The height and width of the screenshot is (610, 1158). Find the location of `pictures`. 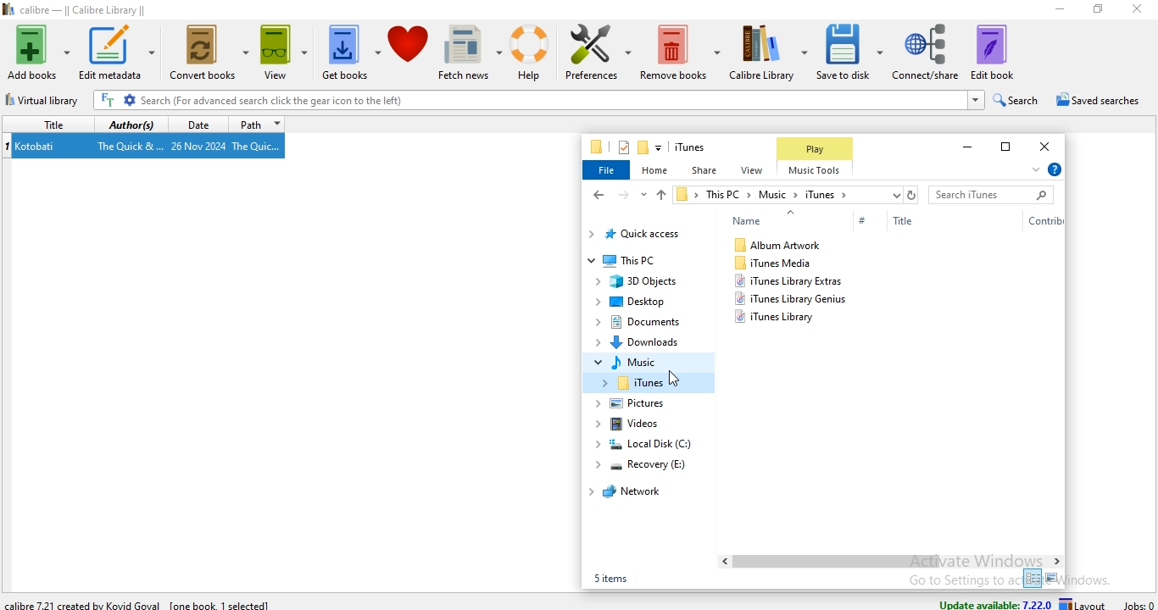

pictures is located at coordinates (634, 403).